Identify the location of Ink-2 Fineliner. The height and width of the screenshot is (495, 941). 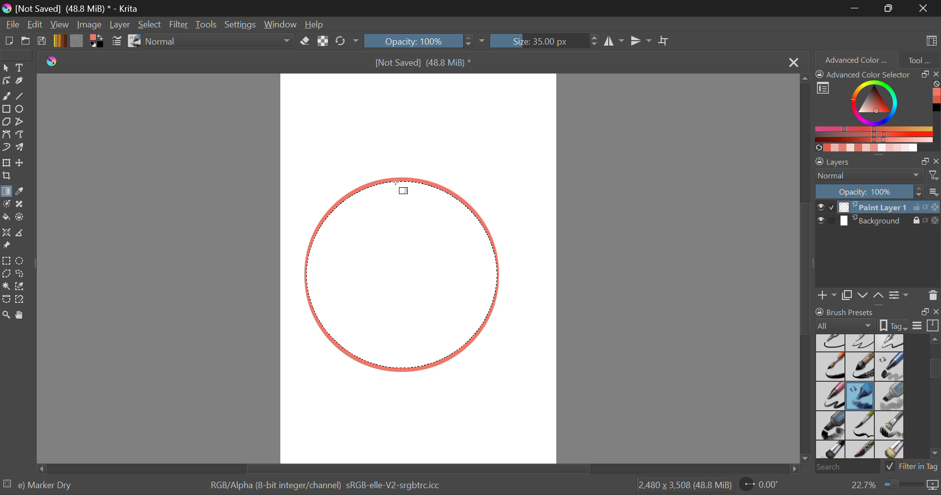
(831, 342).